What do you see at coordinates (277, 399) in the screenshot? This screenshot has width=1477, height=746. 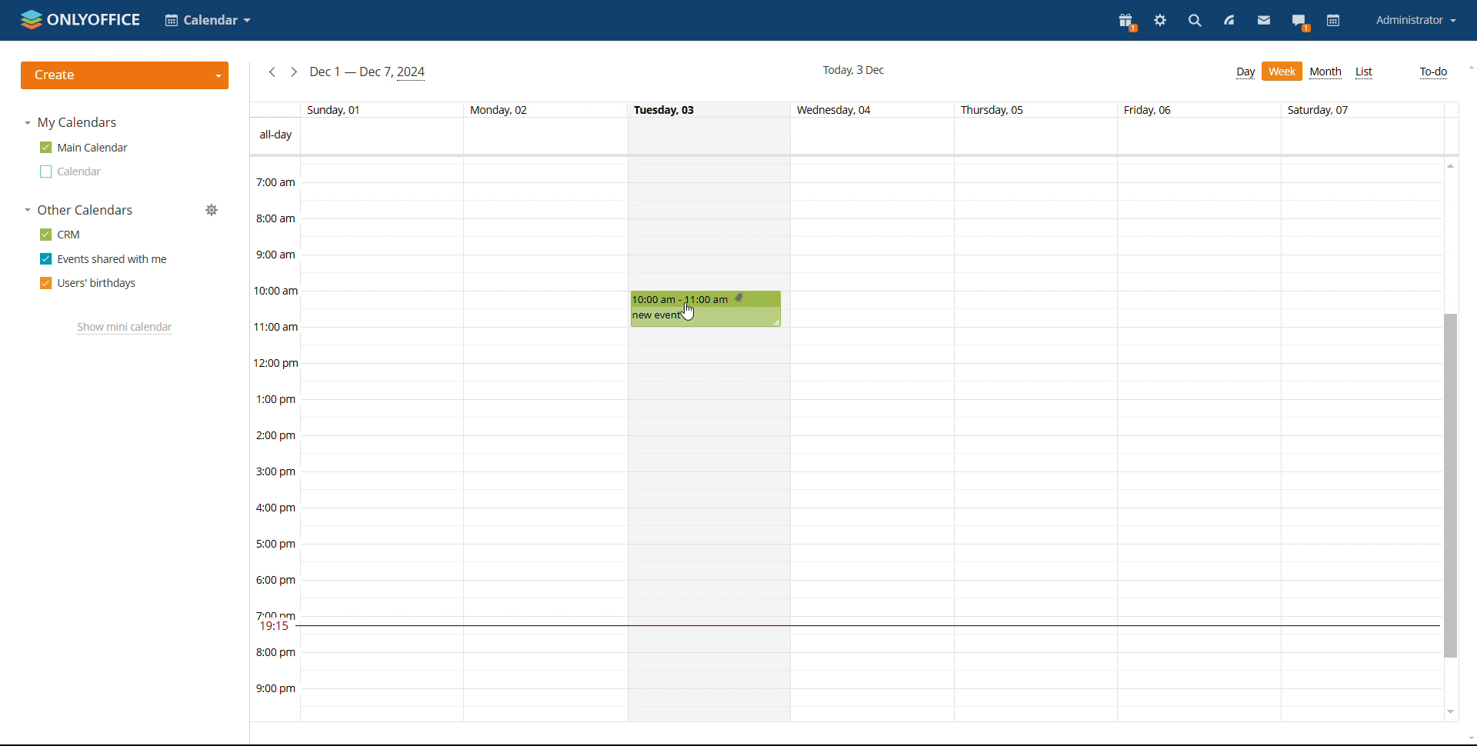 I see `1:00 pm` at bounding box center [277, 399].